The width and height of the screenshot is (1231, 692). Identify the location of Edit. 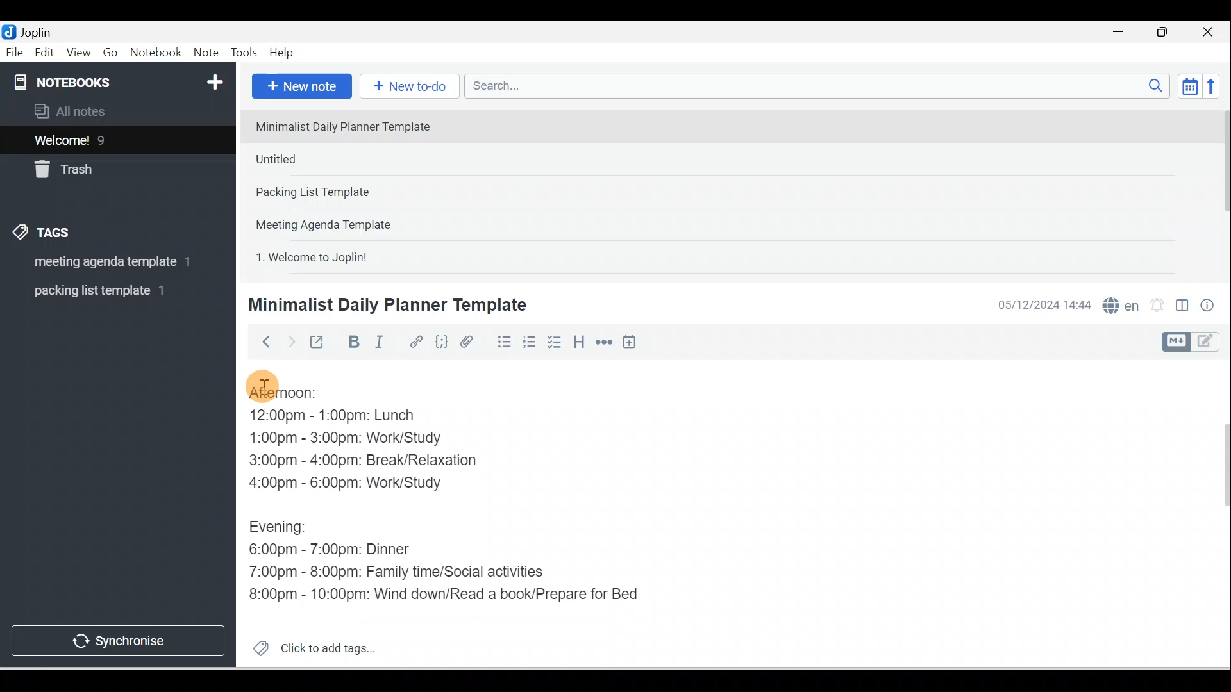
(46, 53).